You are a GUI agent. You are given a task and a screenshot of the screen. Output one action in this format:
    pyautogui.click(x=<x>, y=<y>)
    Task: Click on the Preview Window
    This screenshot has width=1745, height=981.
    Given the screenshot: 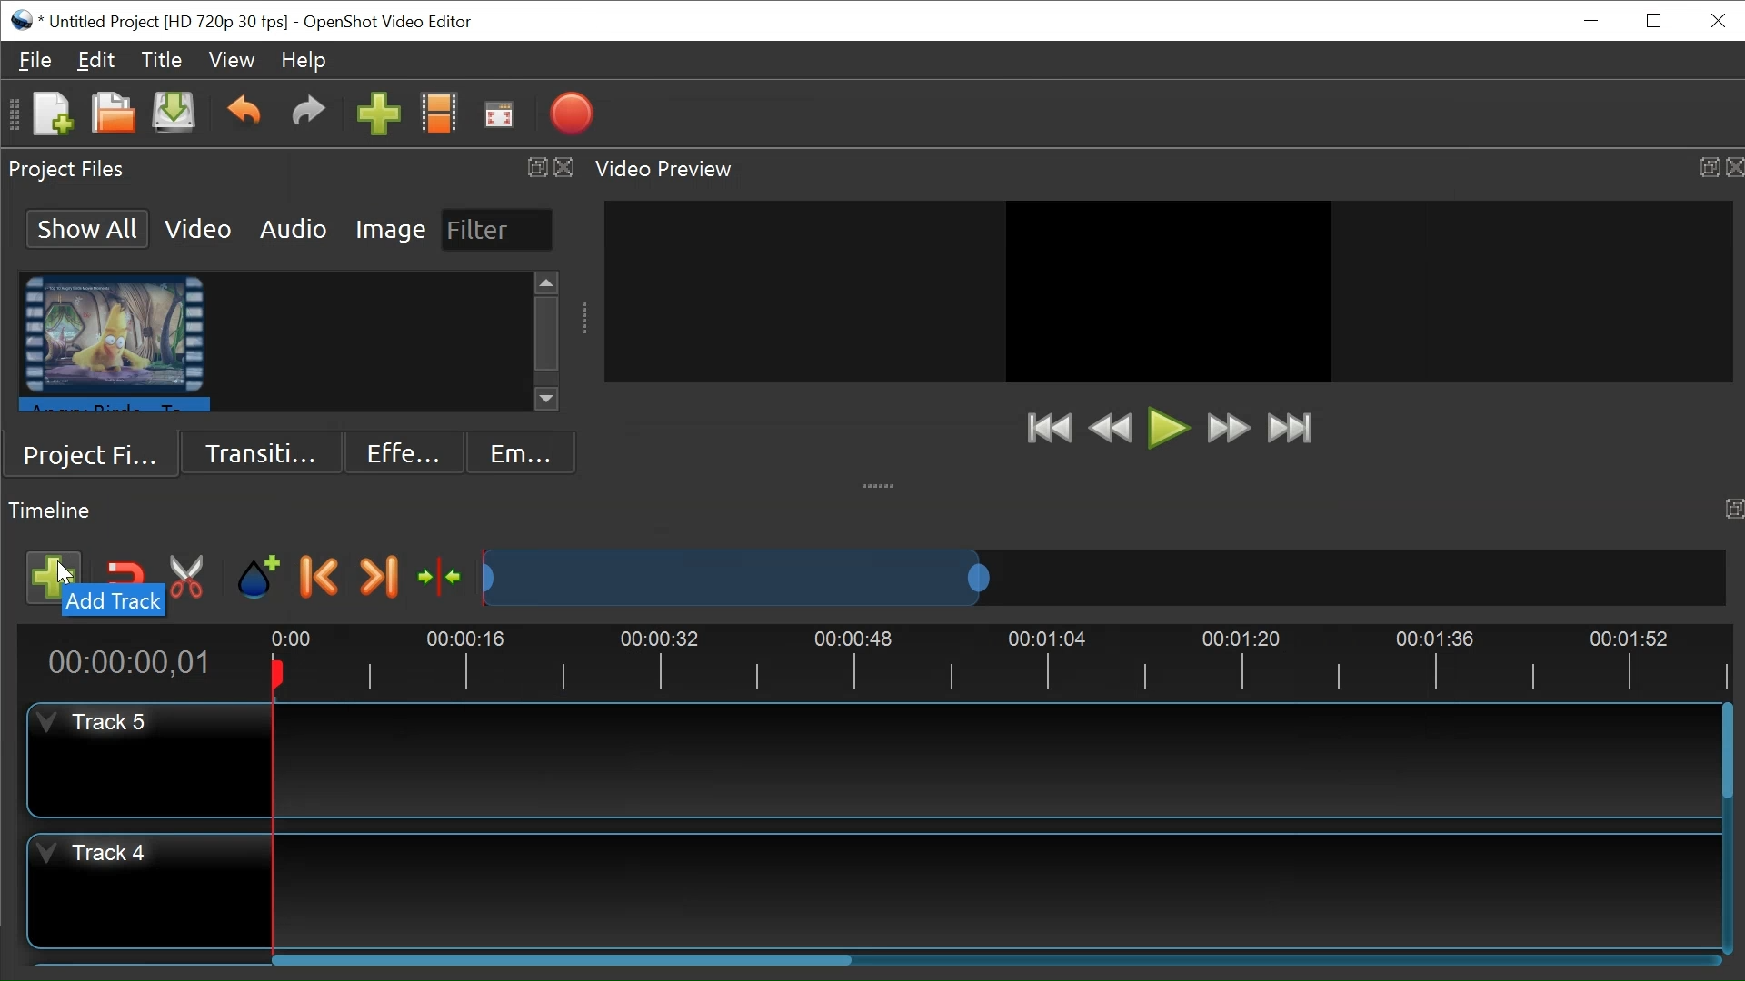 What is the action you would take?
    pyautogui.click(x=1168, y=292)
    